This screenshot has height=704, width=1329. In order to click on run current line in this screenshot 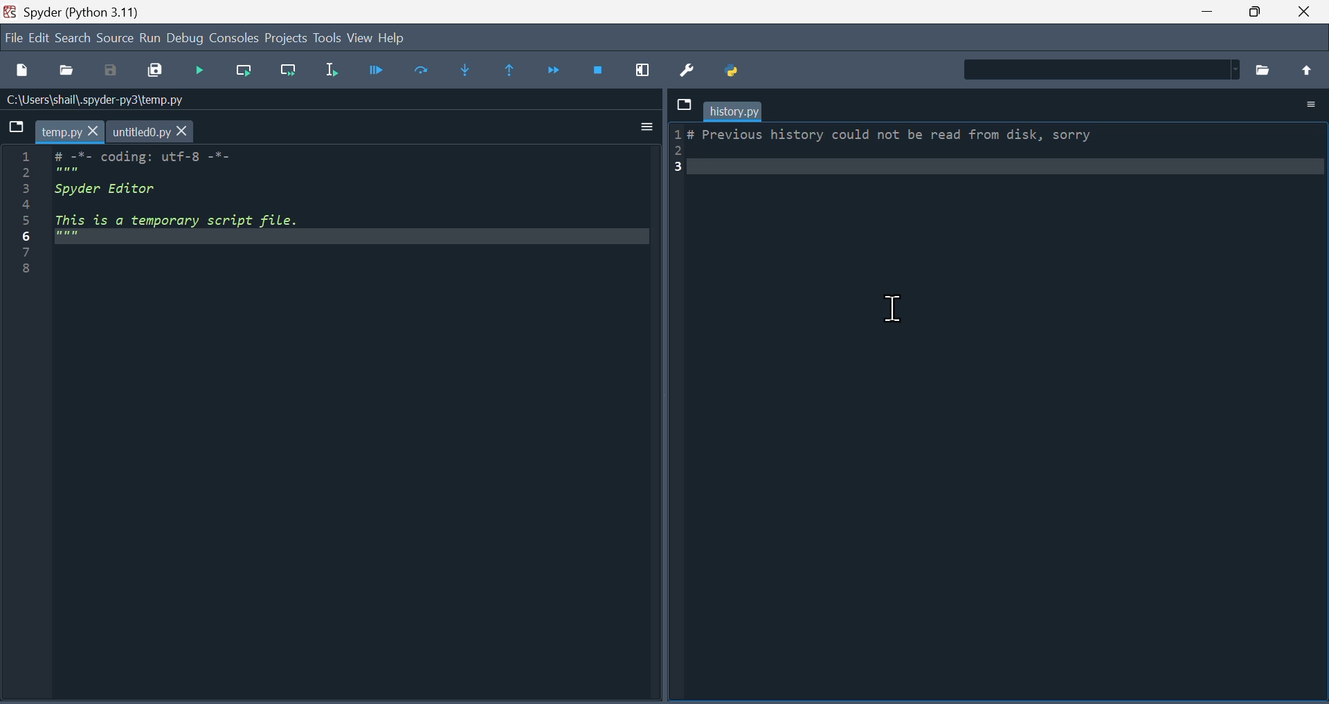, I will do `click(244, 69)`.